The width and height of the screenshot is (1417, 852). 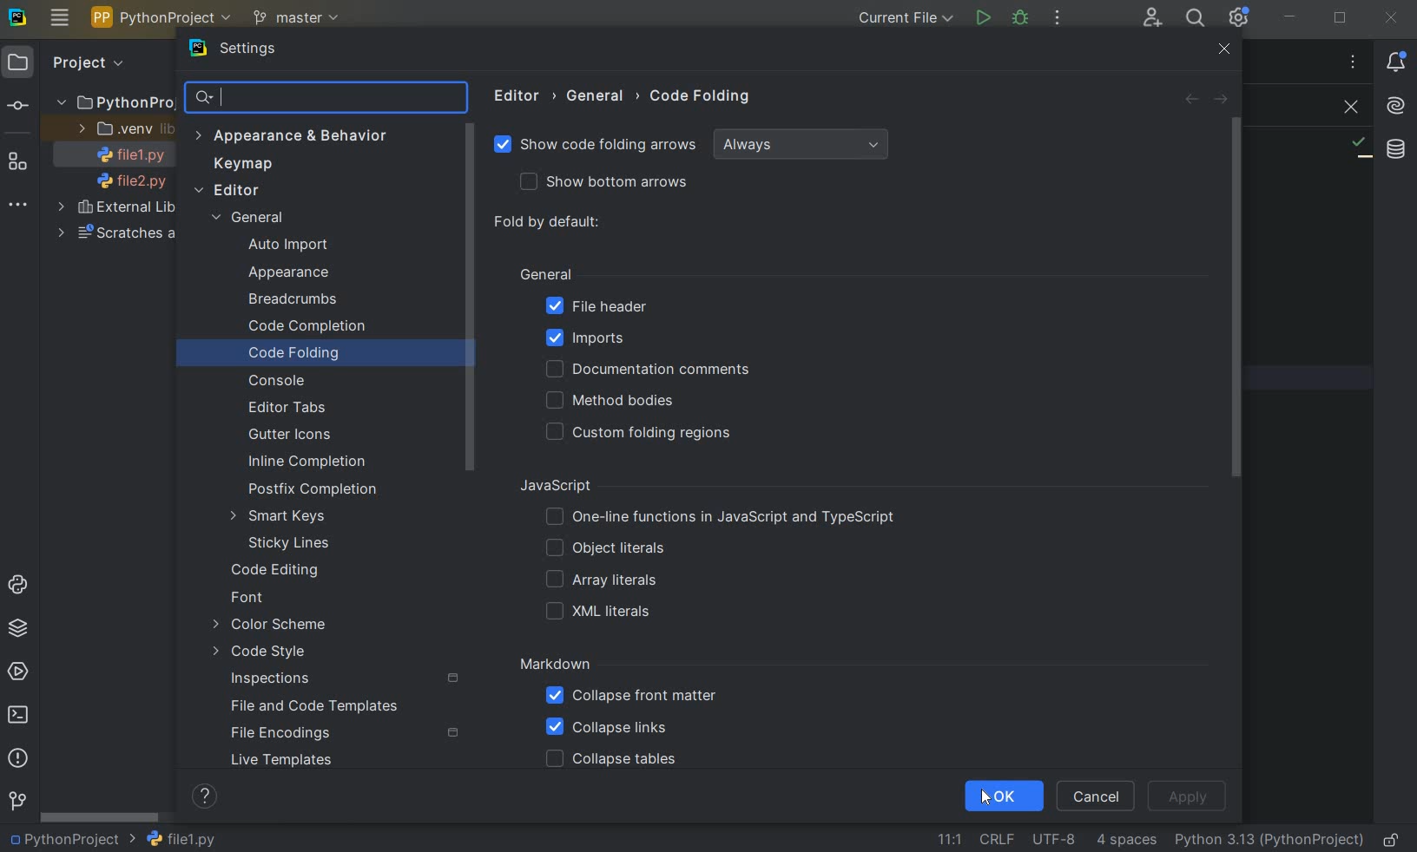 I want to click on AI ASSISTANT, so click(x=1395, y=107).